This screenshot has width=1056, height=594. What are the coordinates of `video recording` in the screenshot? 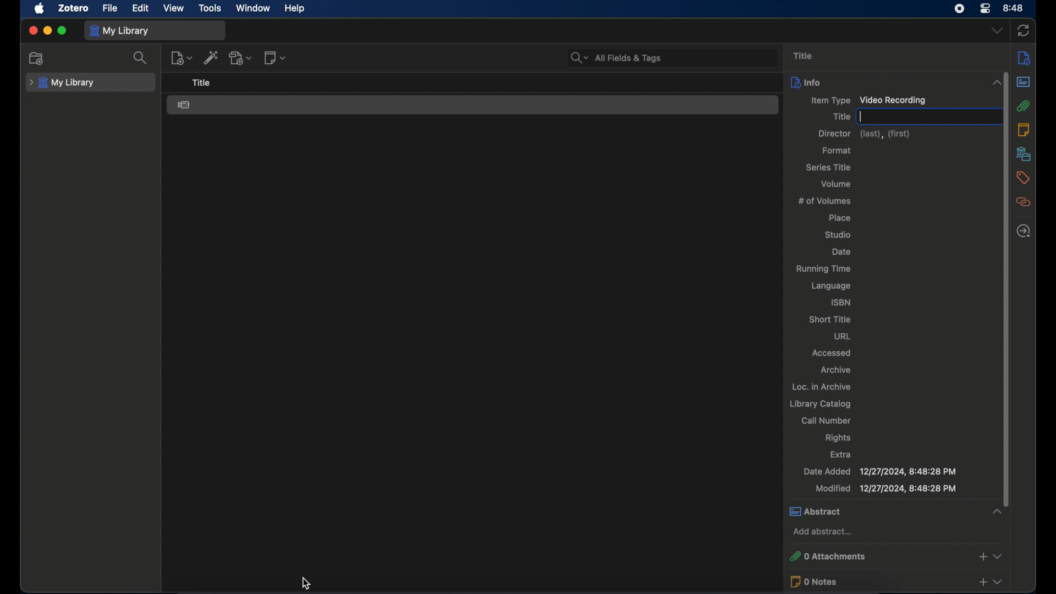 It's located at (184, 105).